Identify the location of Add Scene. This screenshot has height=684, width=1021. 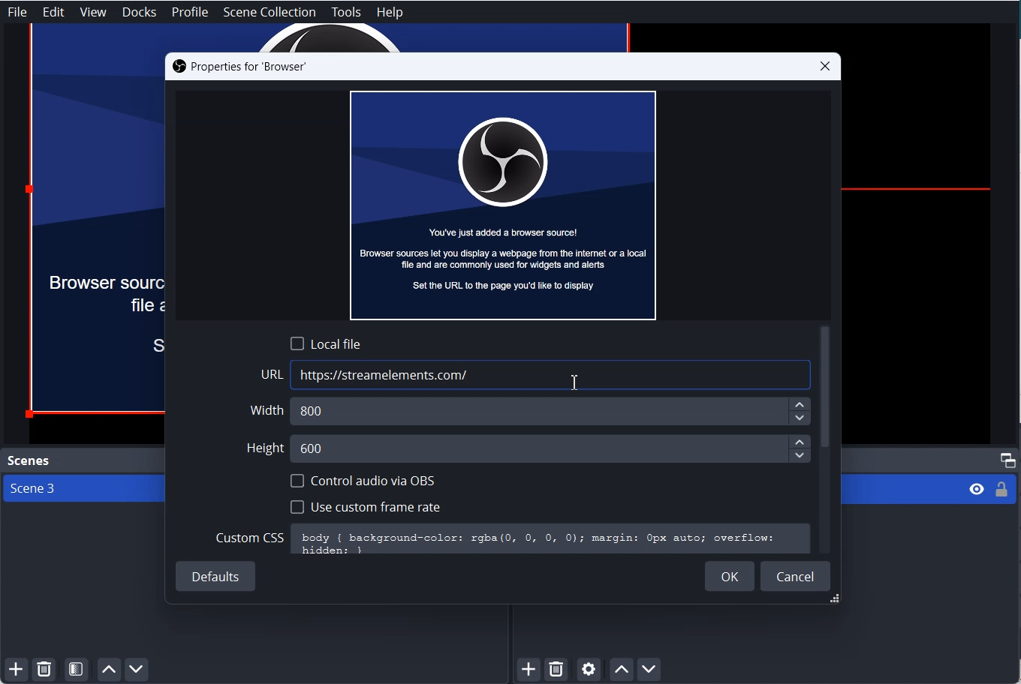
(14, 670).